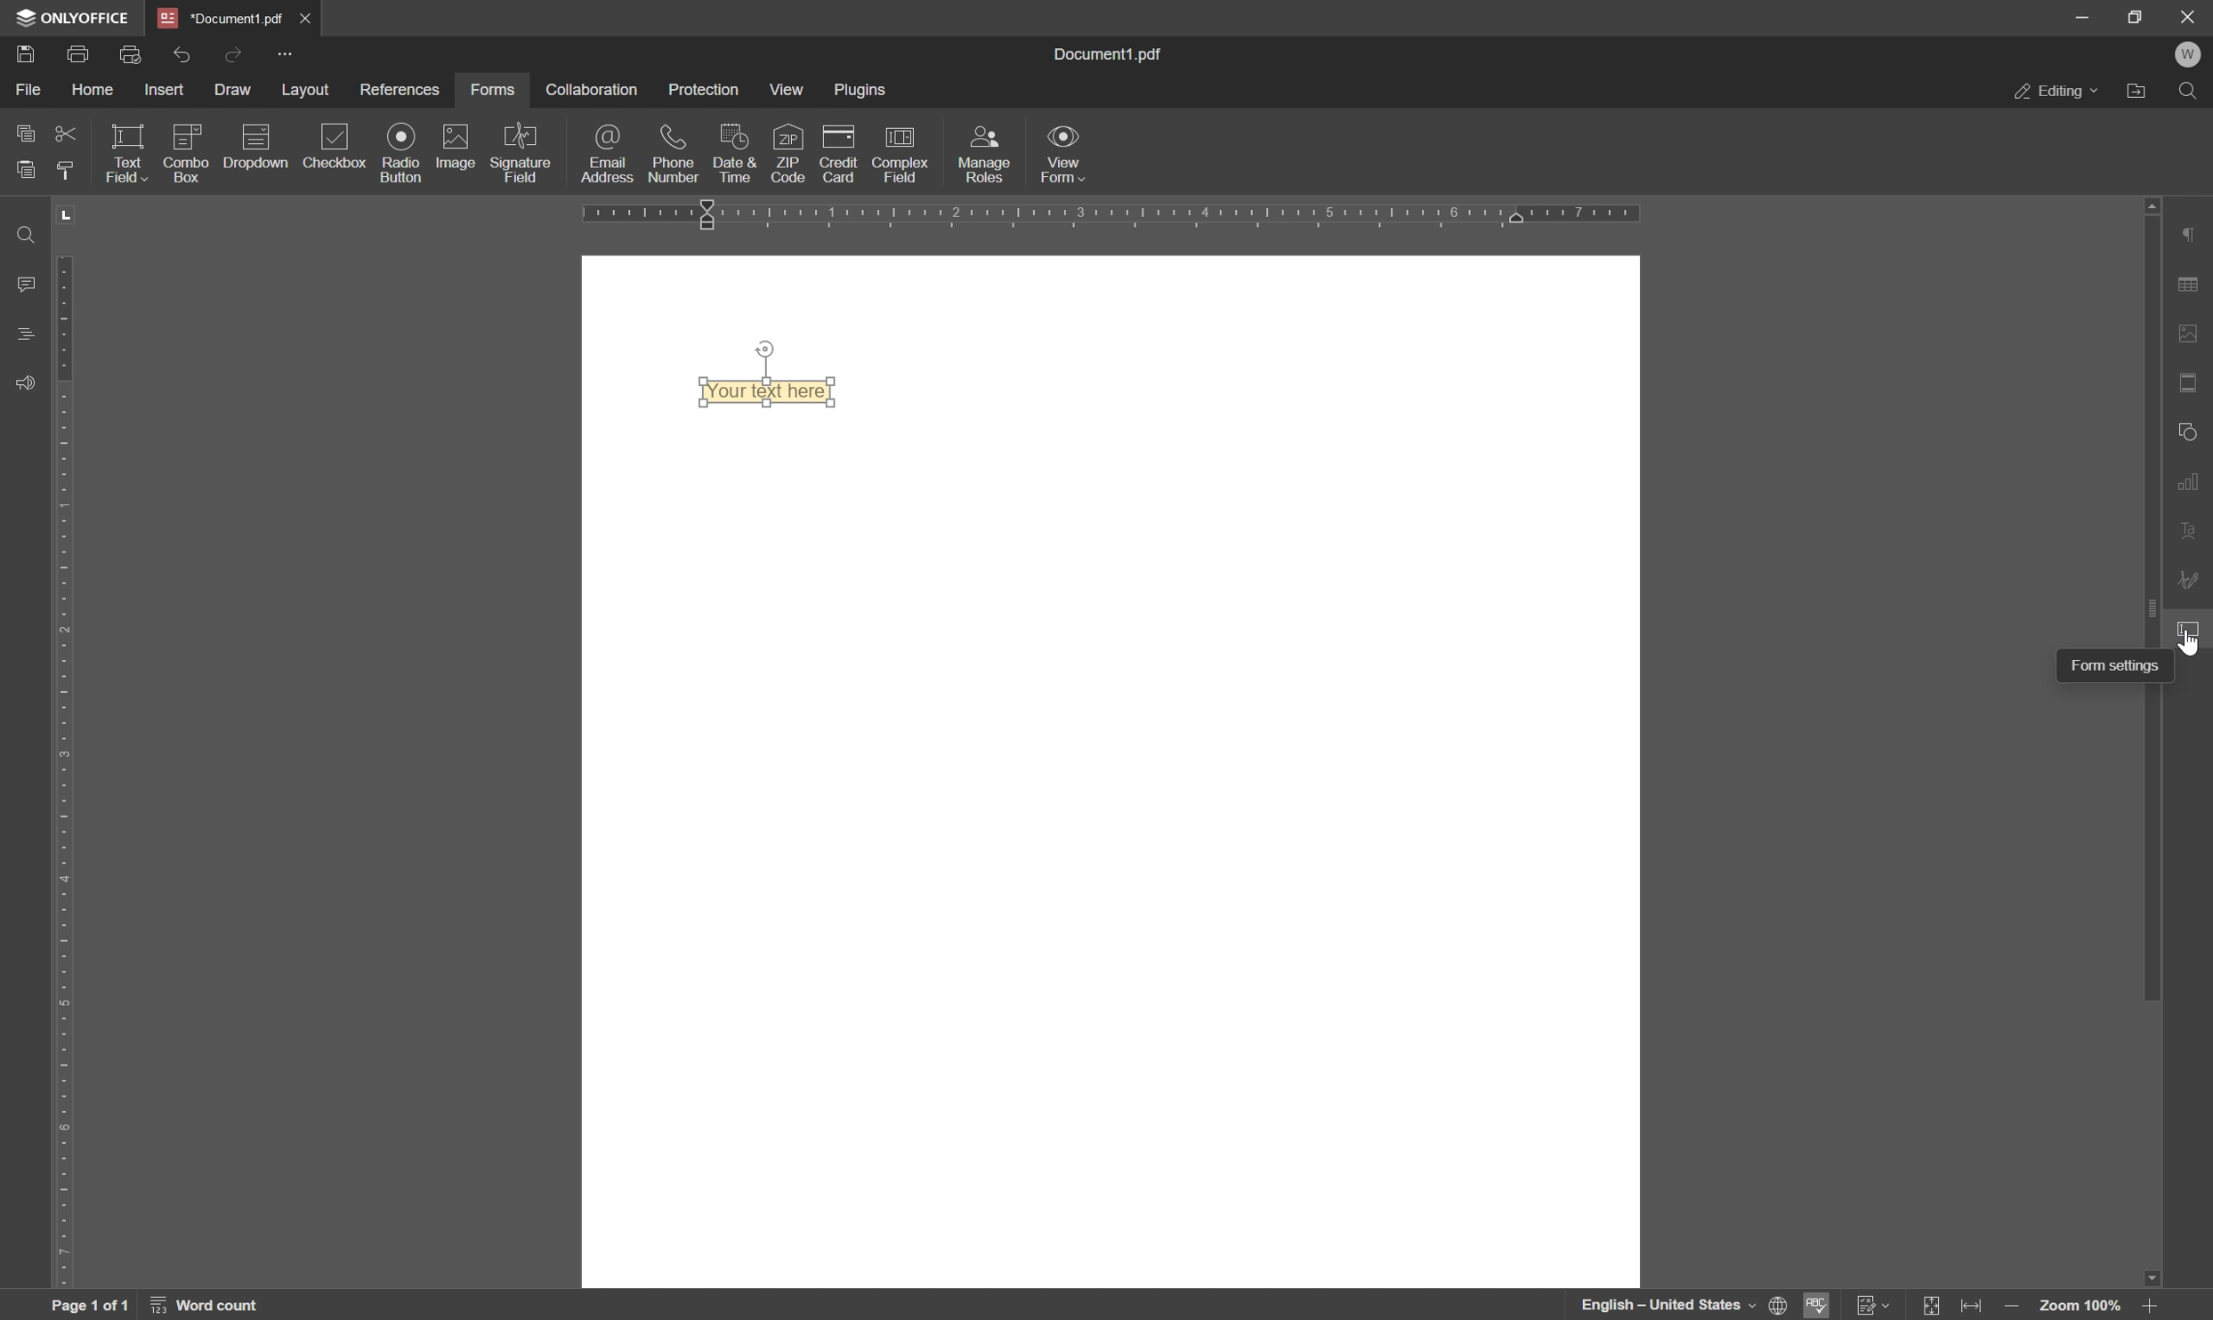 The image size is (2213, 1320). I want to click on zoom out, so click(2154, 1308).